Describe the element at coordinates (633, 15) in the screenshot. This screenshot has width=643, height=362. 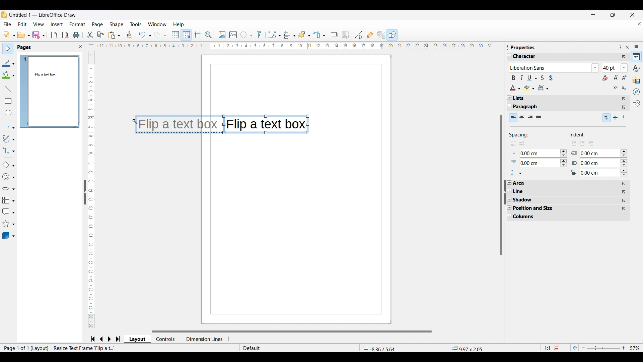
I see `Close window` at that location.